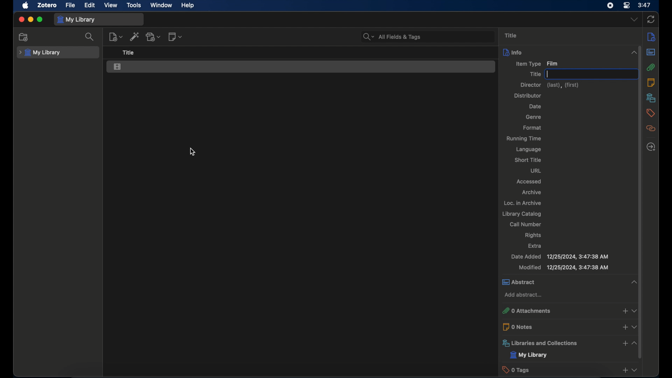 This screenshot has width=672, height=378. Describe the element at coordinates (559, 256) in the screenshot. I see `date added` at that location.